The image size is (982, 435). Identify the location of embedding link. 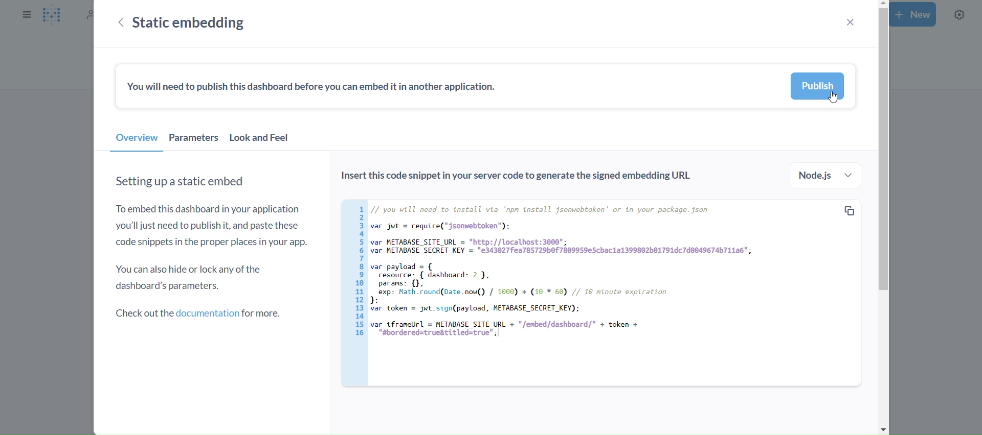
(596, 293).